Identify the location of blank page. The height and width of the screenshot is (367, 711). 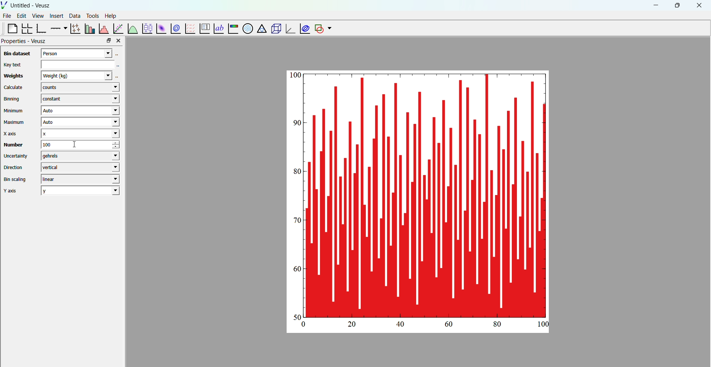
(9, 28).